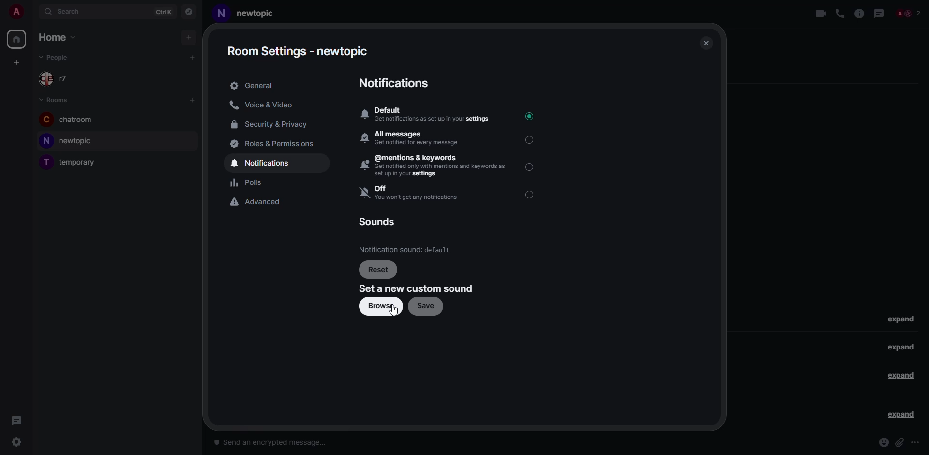 The width and height of the screenshot is (929, 455). I want to click on reset, so click(378, 270).